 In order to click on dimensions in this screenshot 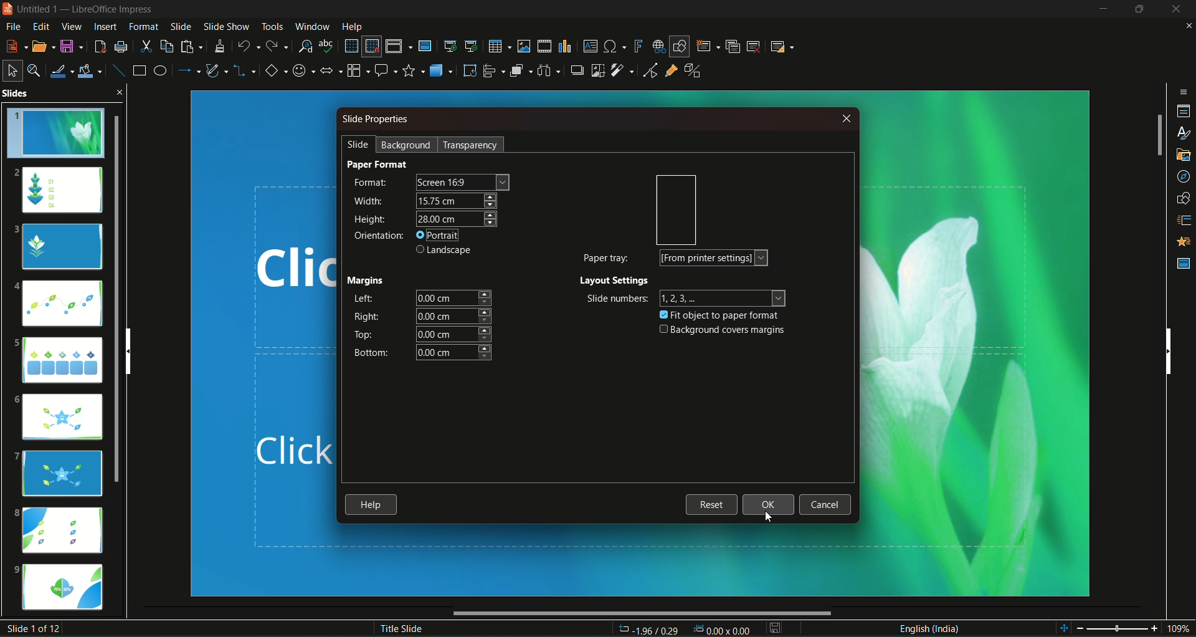, I will do `click(683, 628)`.